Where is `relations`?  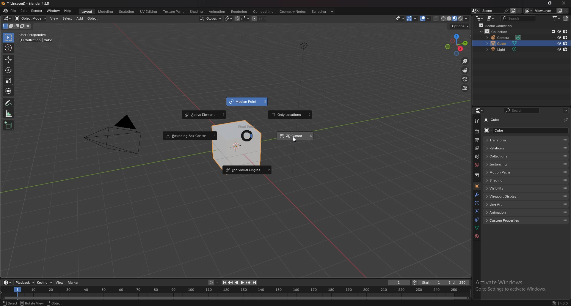
relations is located at coordinates (506, 148).